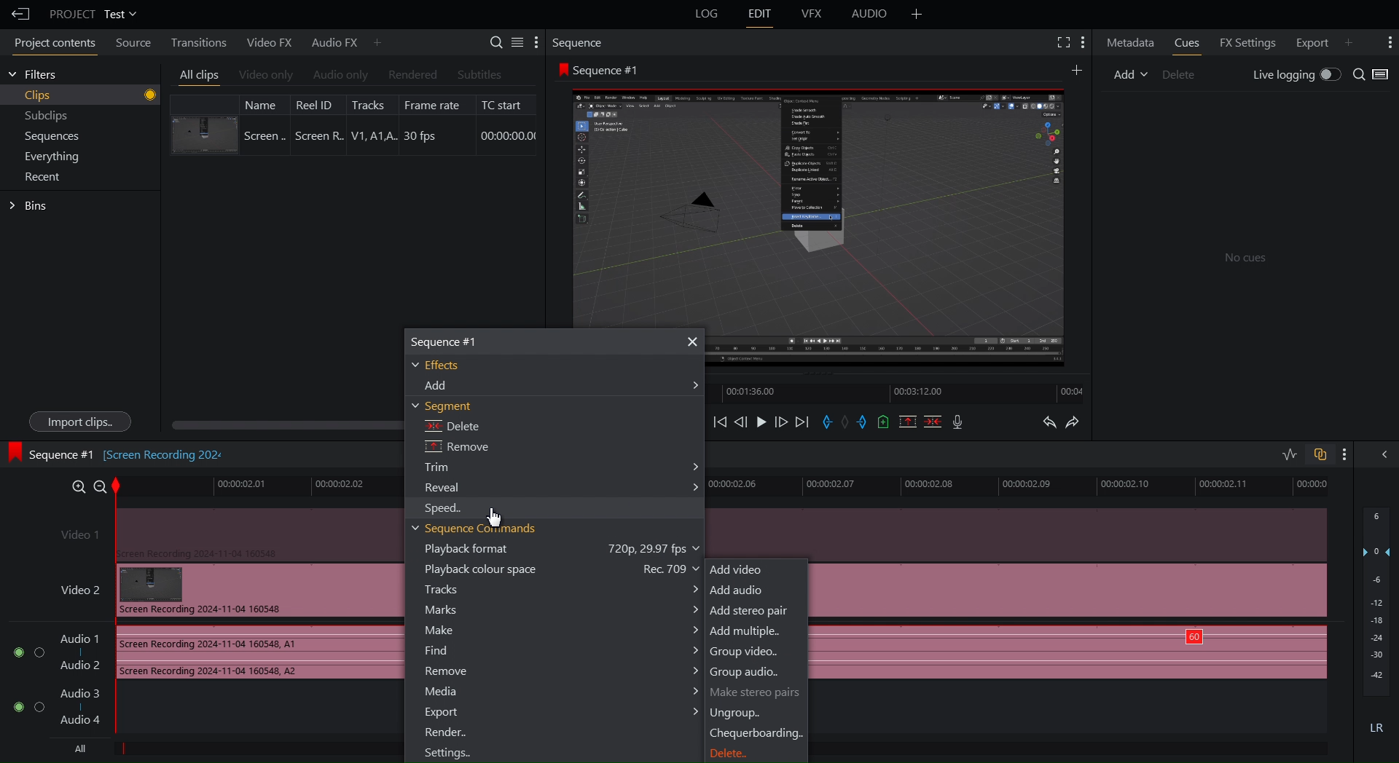  What do you see at coordinates (200, 76) in the screenshot?
I see `All clips` at bounding box center [200, 76].